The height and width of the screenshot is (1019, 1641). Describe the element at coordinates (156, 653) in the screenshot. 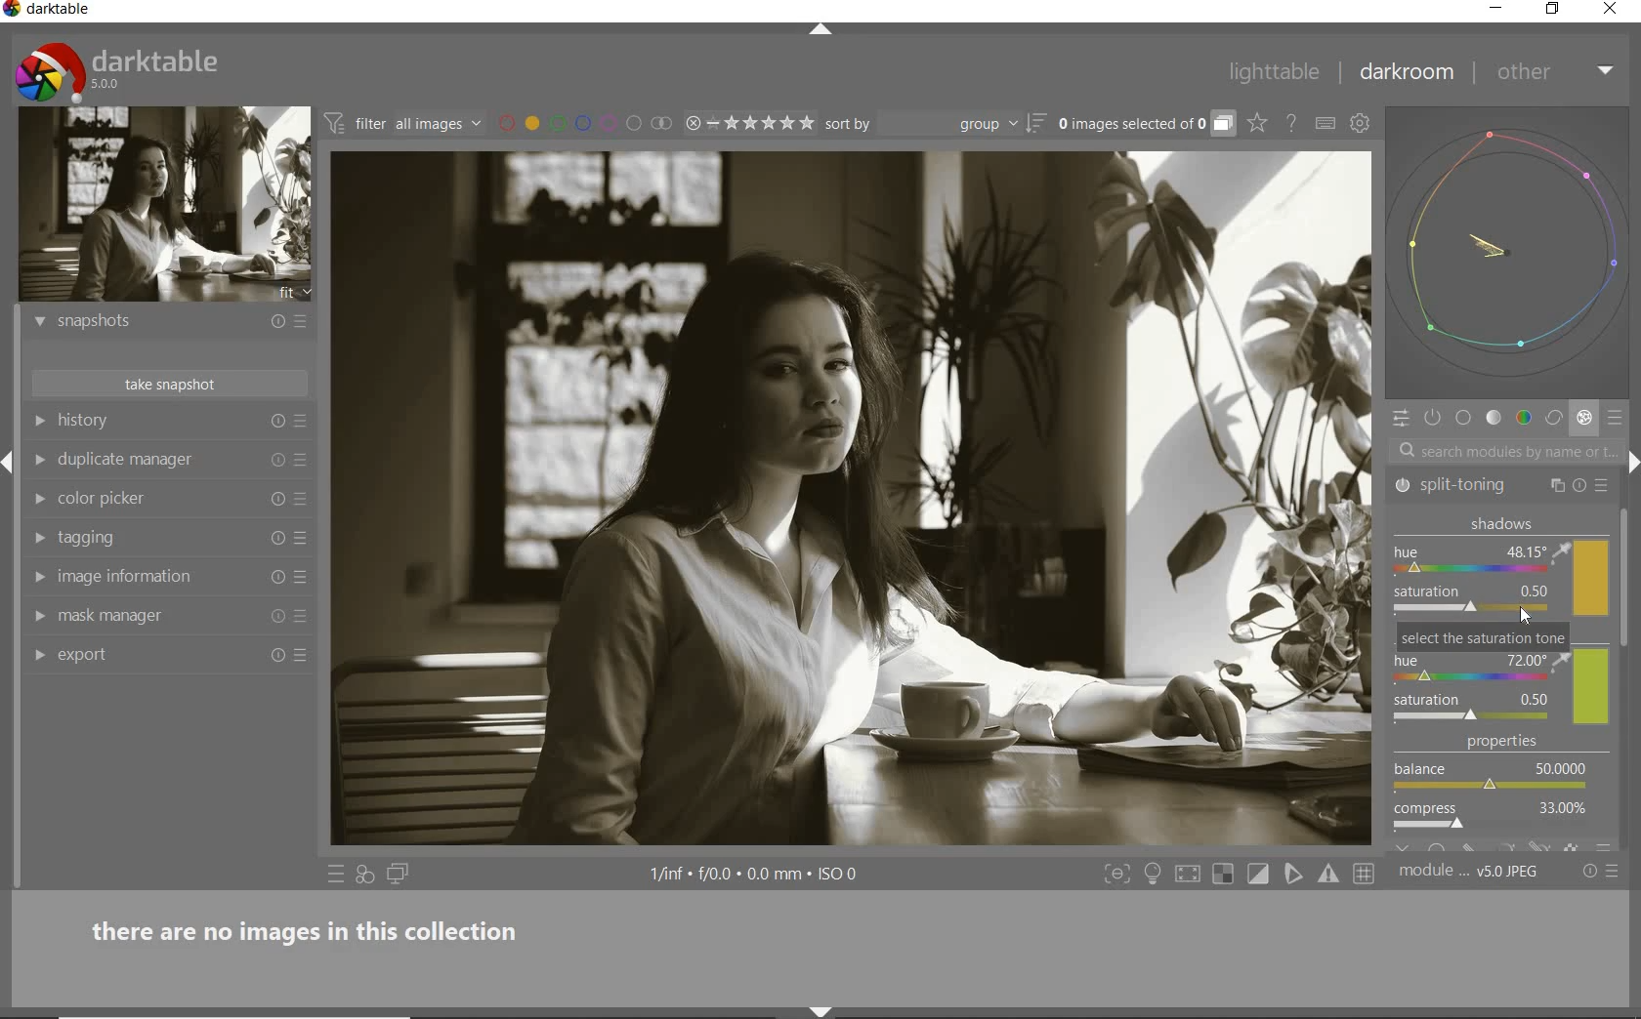

I see `export` at that location.